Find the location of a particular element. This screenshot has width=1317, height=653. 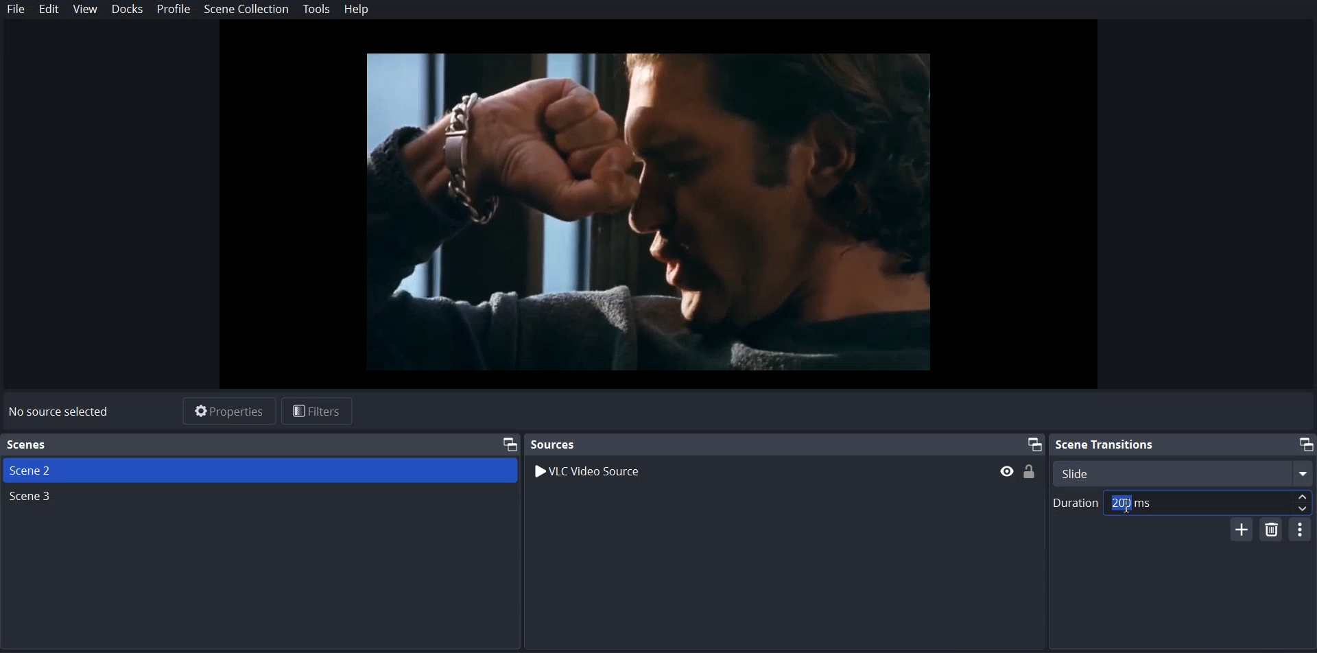

Tools is located at coordinates (317, 10).